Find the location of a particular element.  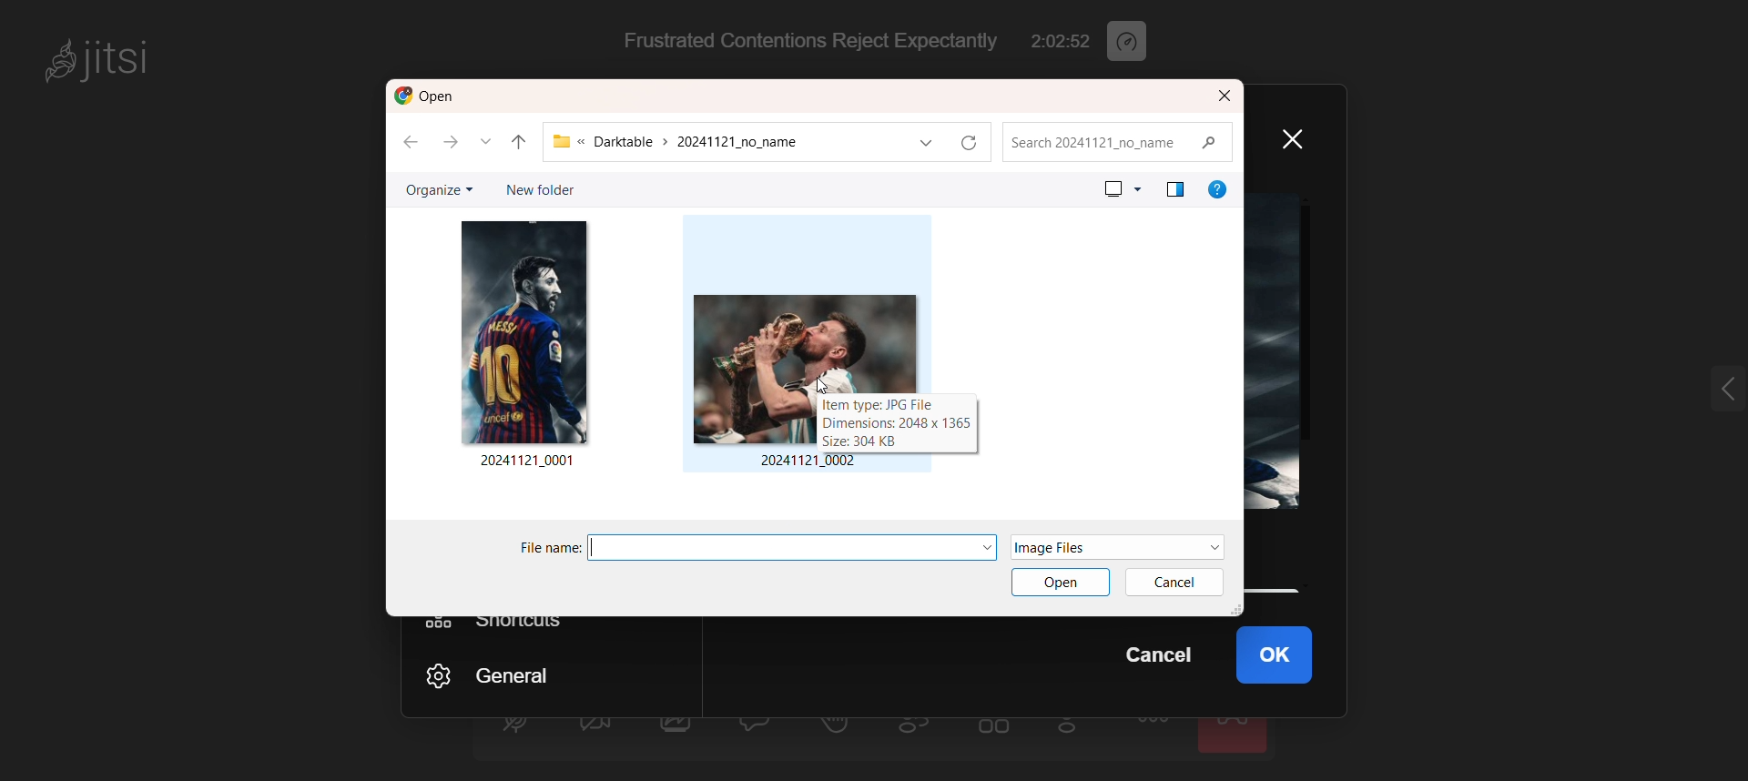

Darktable> 20241121_no_name is located at coordinates (717, 143).